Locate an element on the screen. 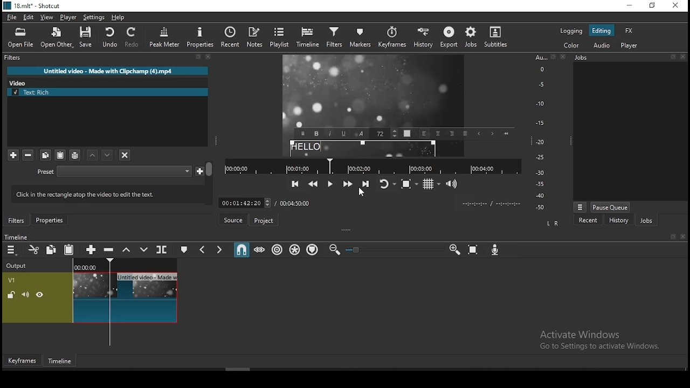  settings is located at coordinates (93, 18).